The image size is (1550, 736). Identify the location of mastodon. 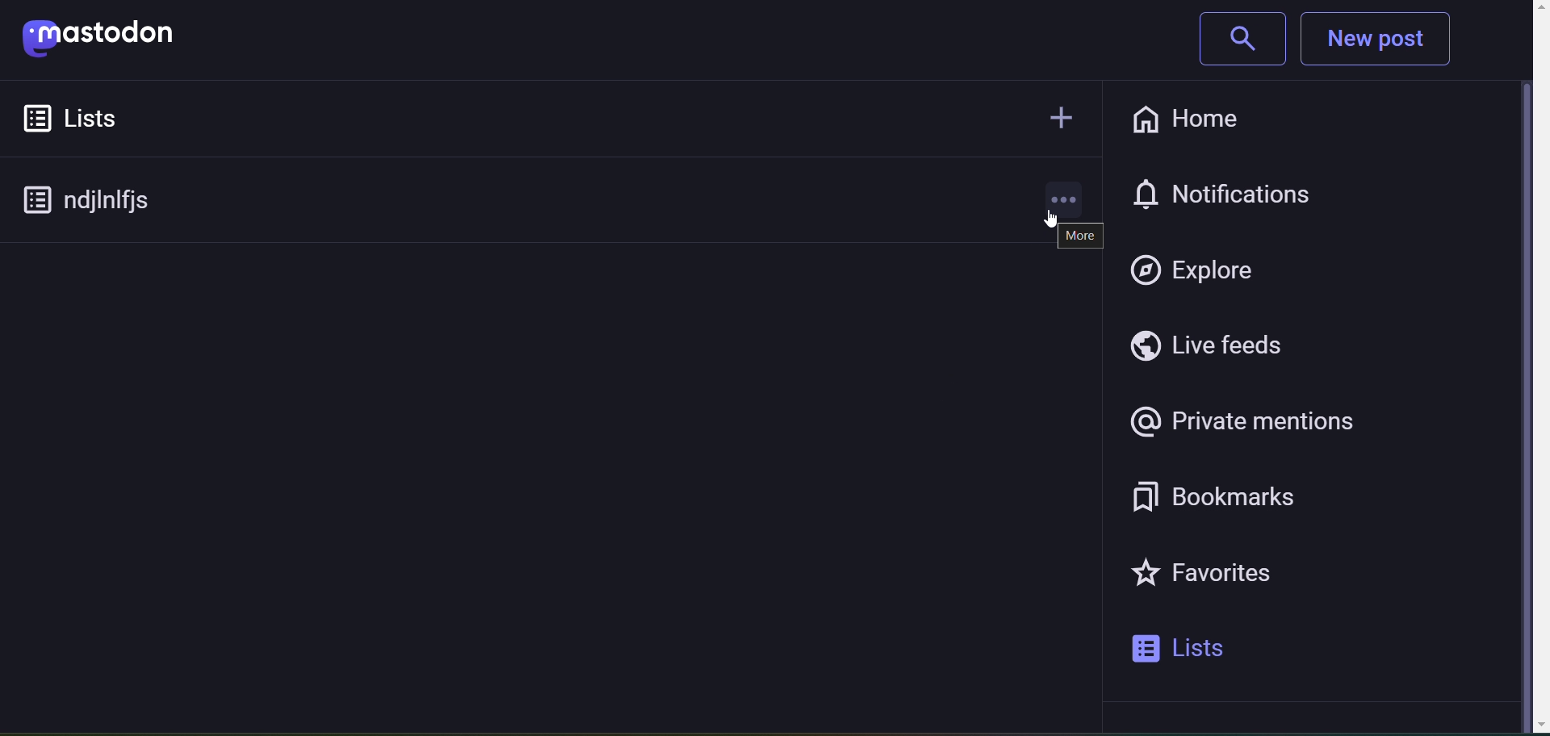
(115, 40).